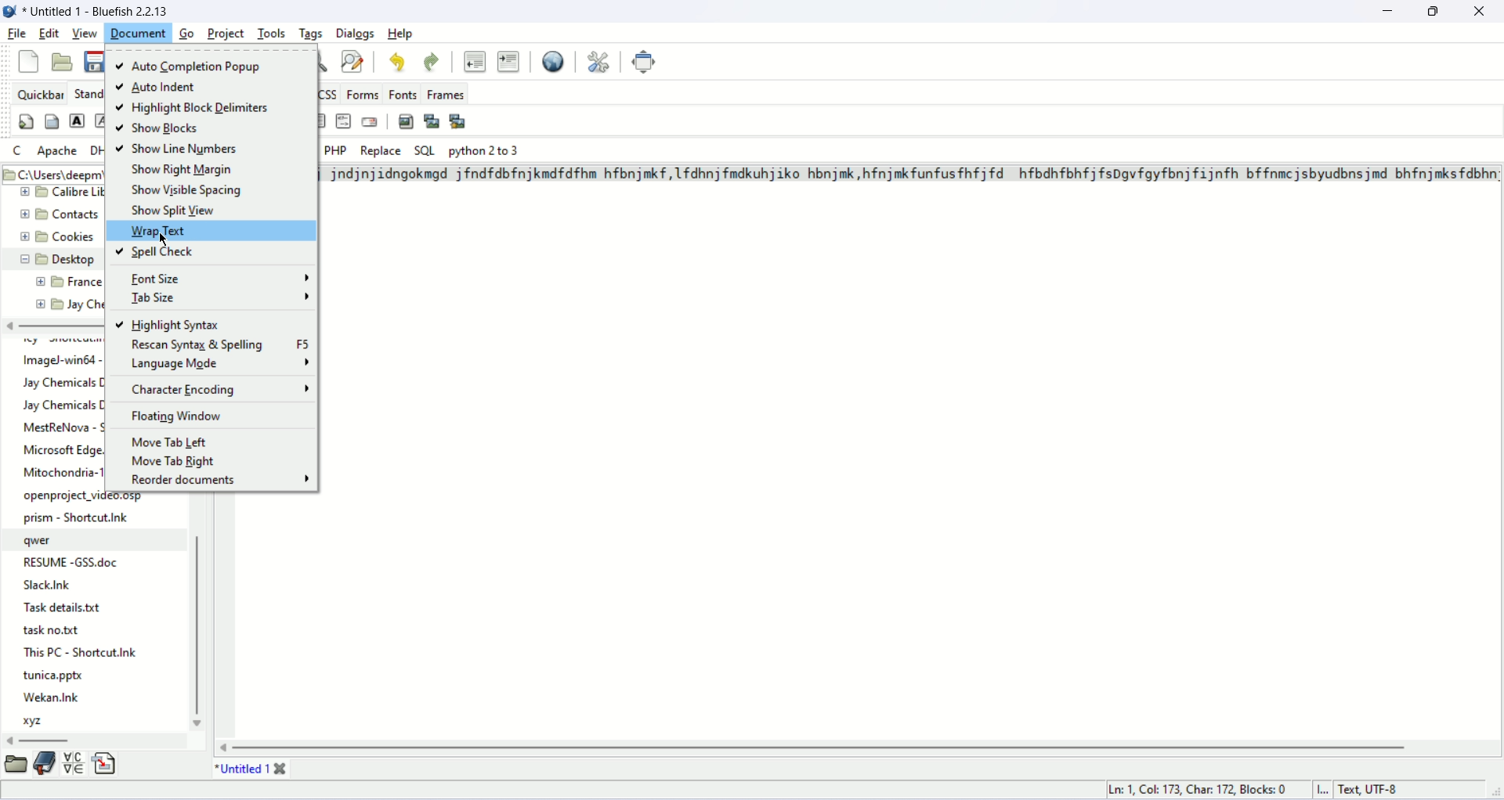  Describe the element at coordinates (55, 676) in the screenshot. I see `tunica.pptx` at that location.